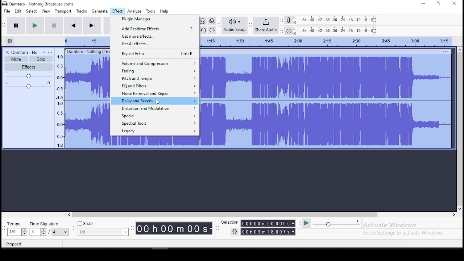  I want to click on Damtaro - No, so click(26, 52).